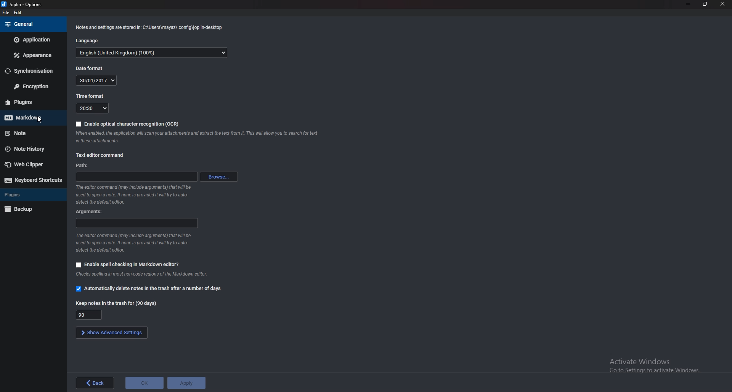 This screenshot has height=392, width=732. I want to click on Info, so click(135, 195).